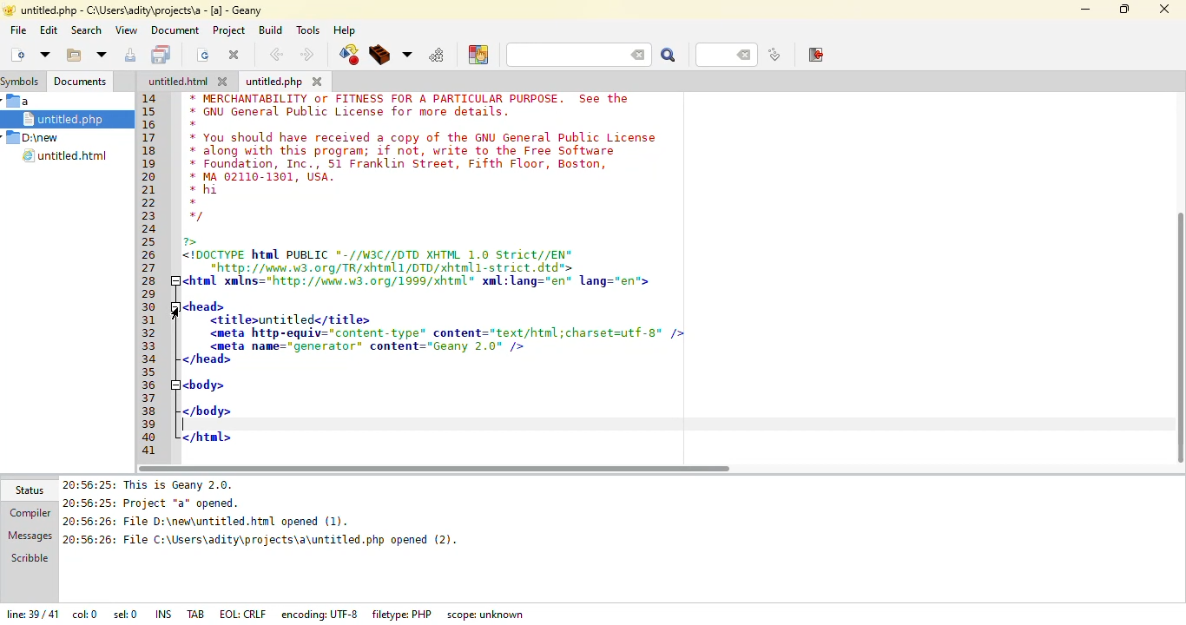 The width and height of the screenshot is (1186, 625). What do you see at coordinates (49, 30) in the screenshot?
I see `edit` at bounding box center [49, 30].